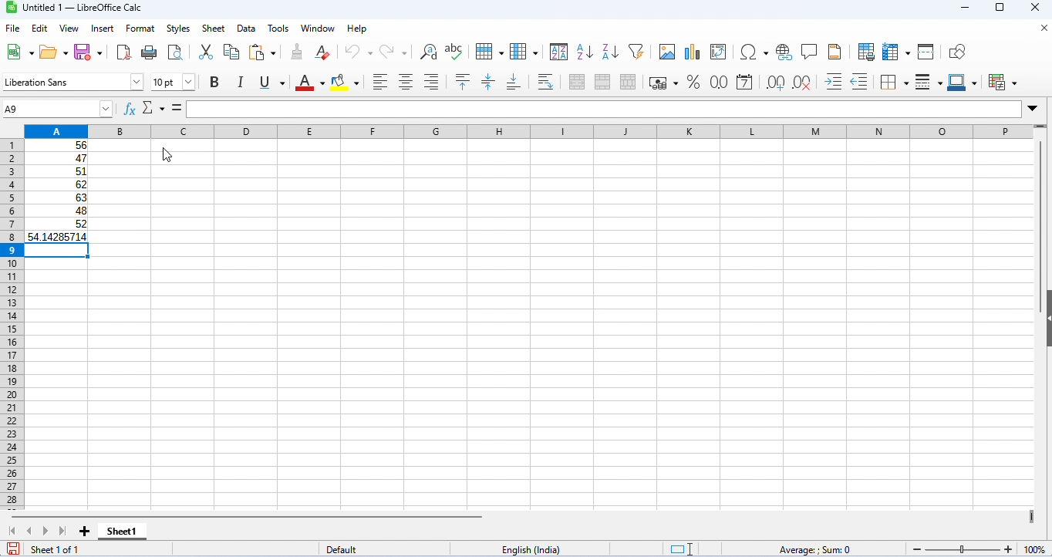 The width and height of the screenshot is (1052, 557). I want to click on sort, so click(559, 51).